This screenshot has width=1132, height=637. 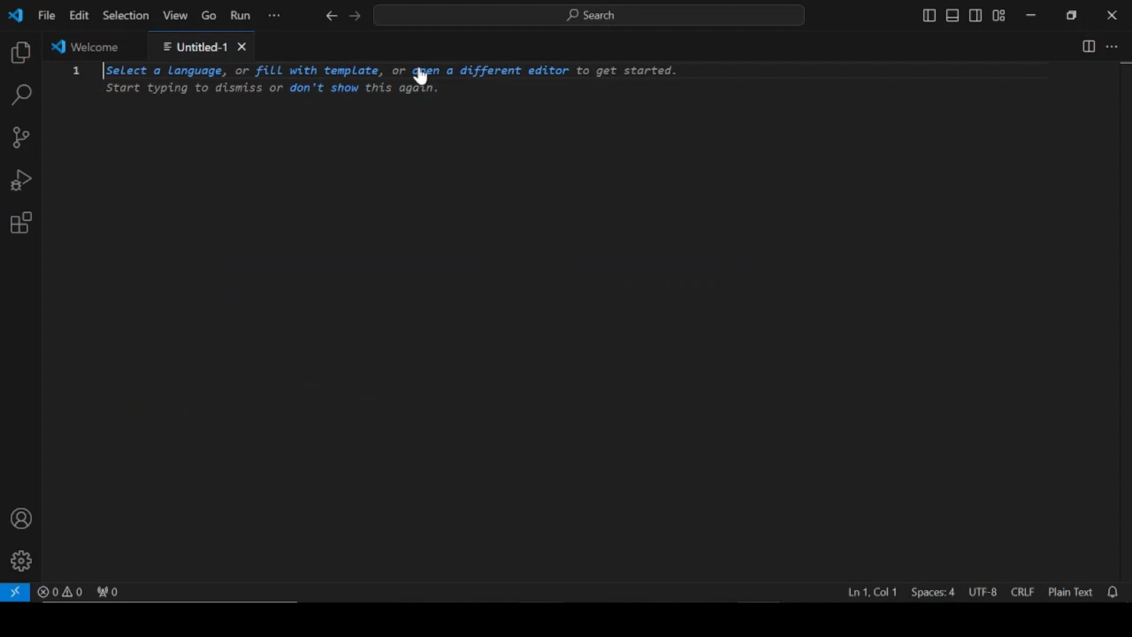 I want to click on notifications, so click(x=1114, y=593).